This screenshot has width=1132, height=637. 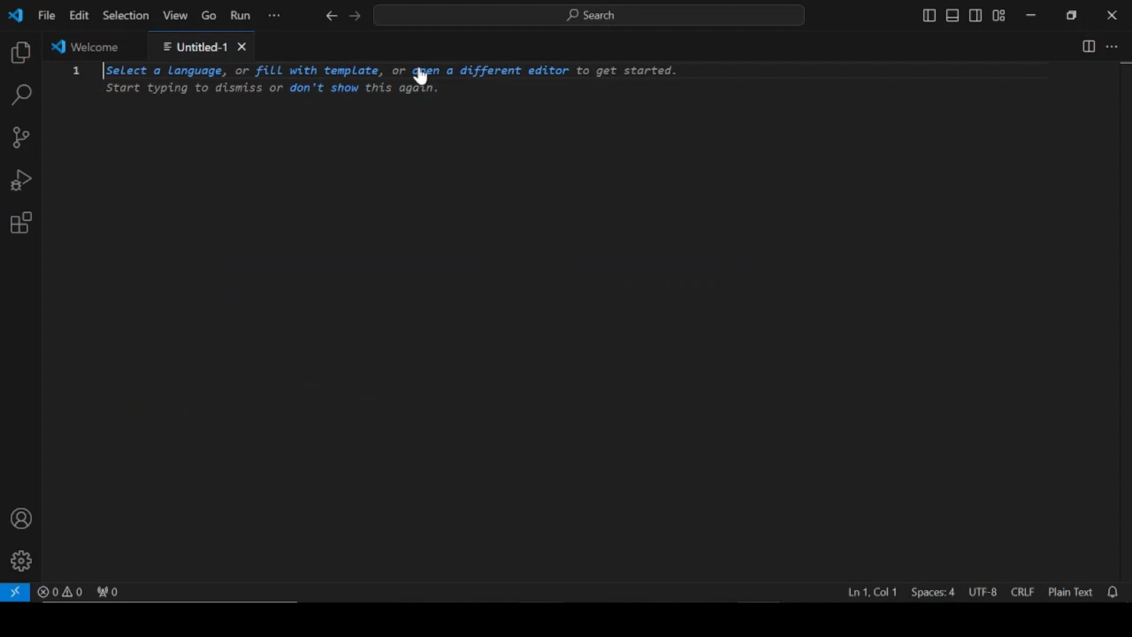 I want to click on notifications, so click(x=1114, y=593).